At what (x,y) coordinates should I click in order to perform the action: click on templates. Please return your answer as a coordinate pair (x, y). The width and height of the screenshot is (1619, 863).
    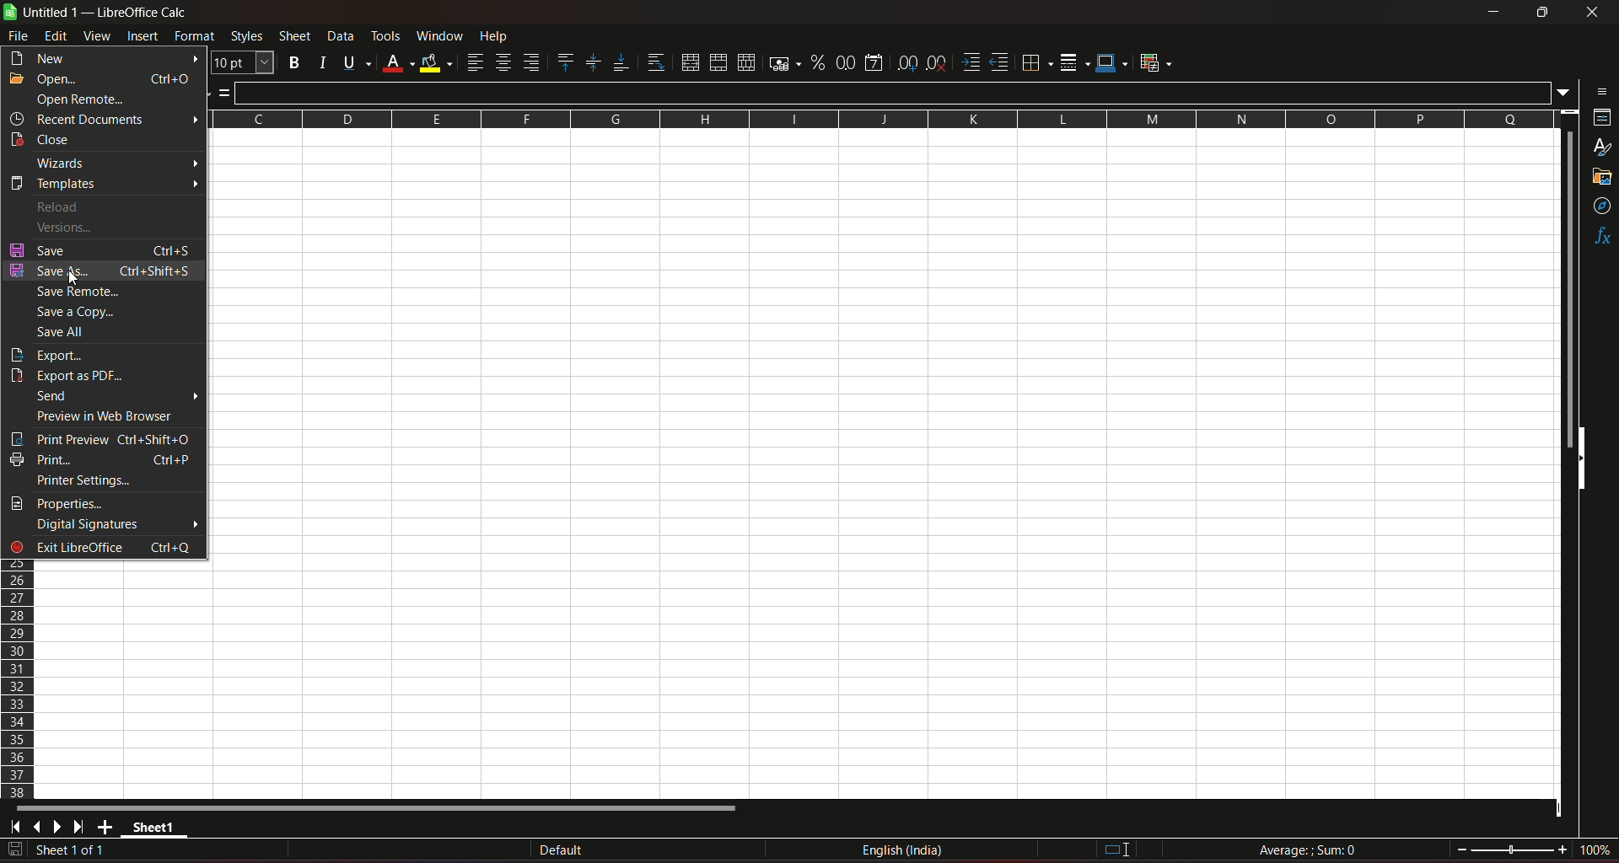
    Looking at the image, I should click on (105, 183).